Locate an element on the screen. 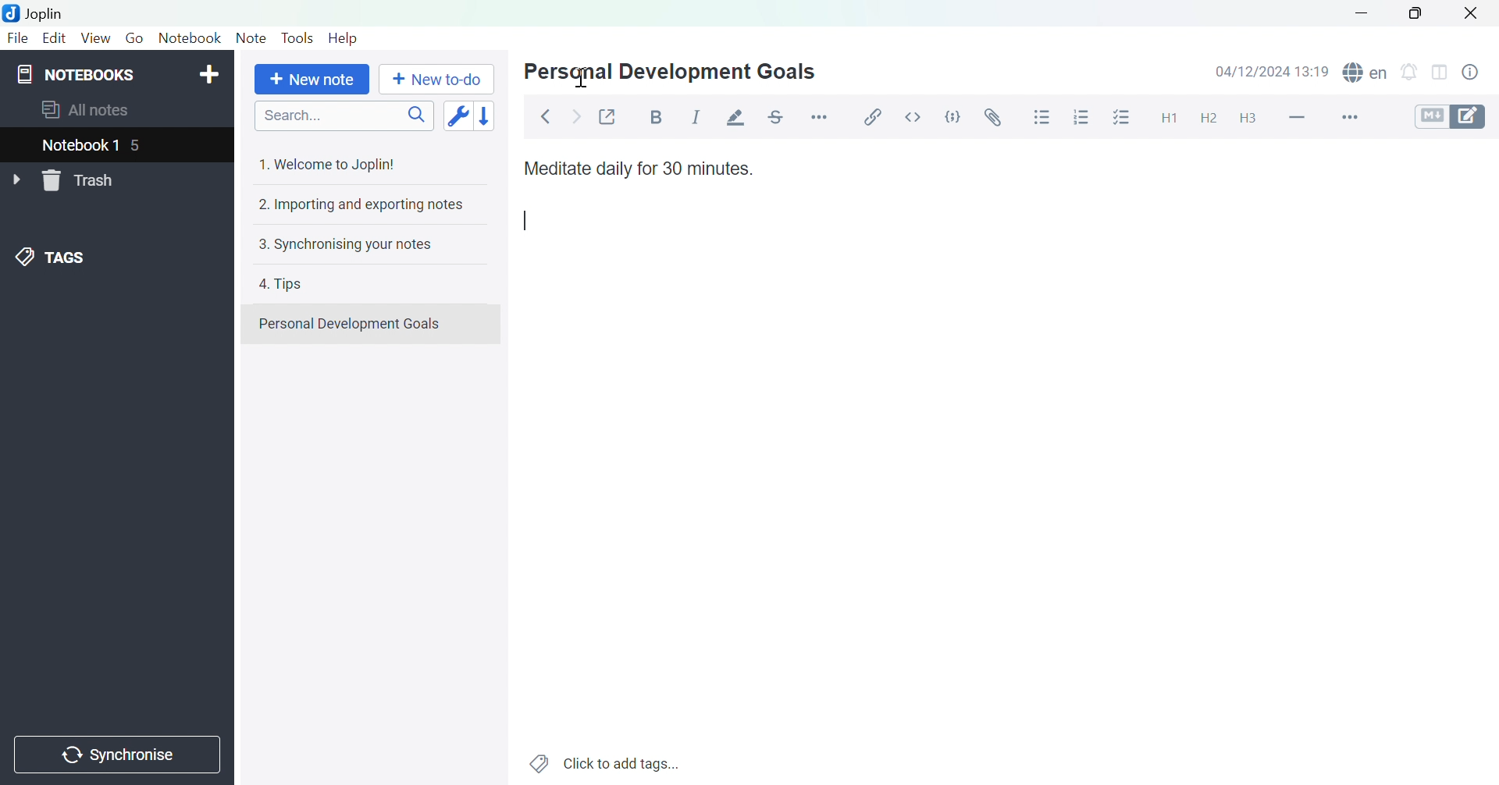 This screenshot has height=785, width=1499. 04/12/2024 12:18 is located at coordinates (1273, 71).